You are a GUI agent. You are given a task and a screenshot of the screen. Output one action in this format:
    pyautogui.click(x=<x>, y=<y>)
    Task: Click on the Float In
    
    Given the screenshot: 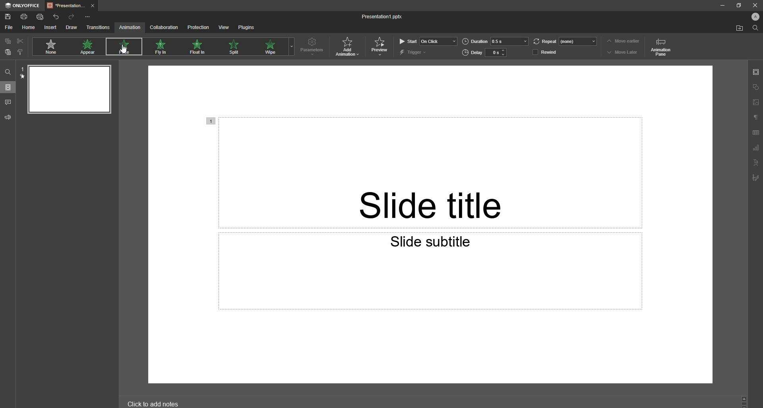 What is the action you would take?
    pyautogui.click(x=198, y=47)
    